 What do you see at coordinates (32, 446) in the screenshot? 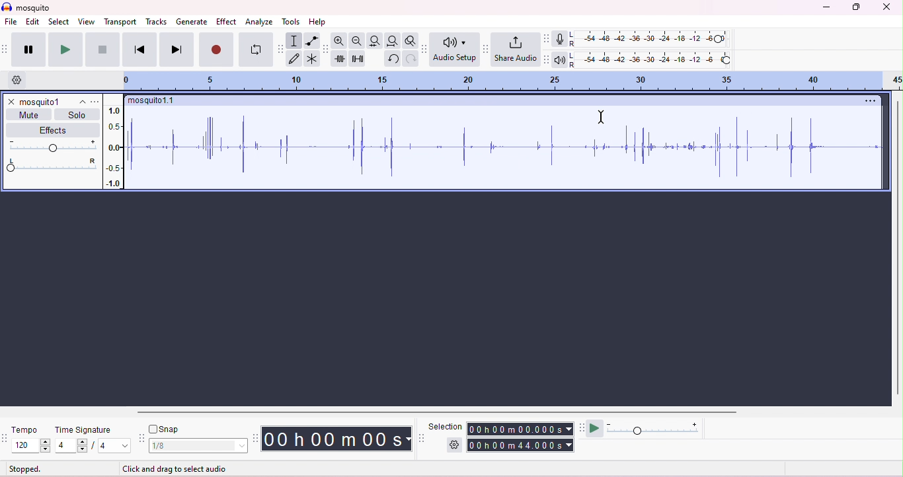
I see `select tempo` at bounding box center [32, 446].